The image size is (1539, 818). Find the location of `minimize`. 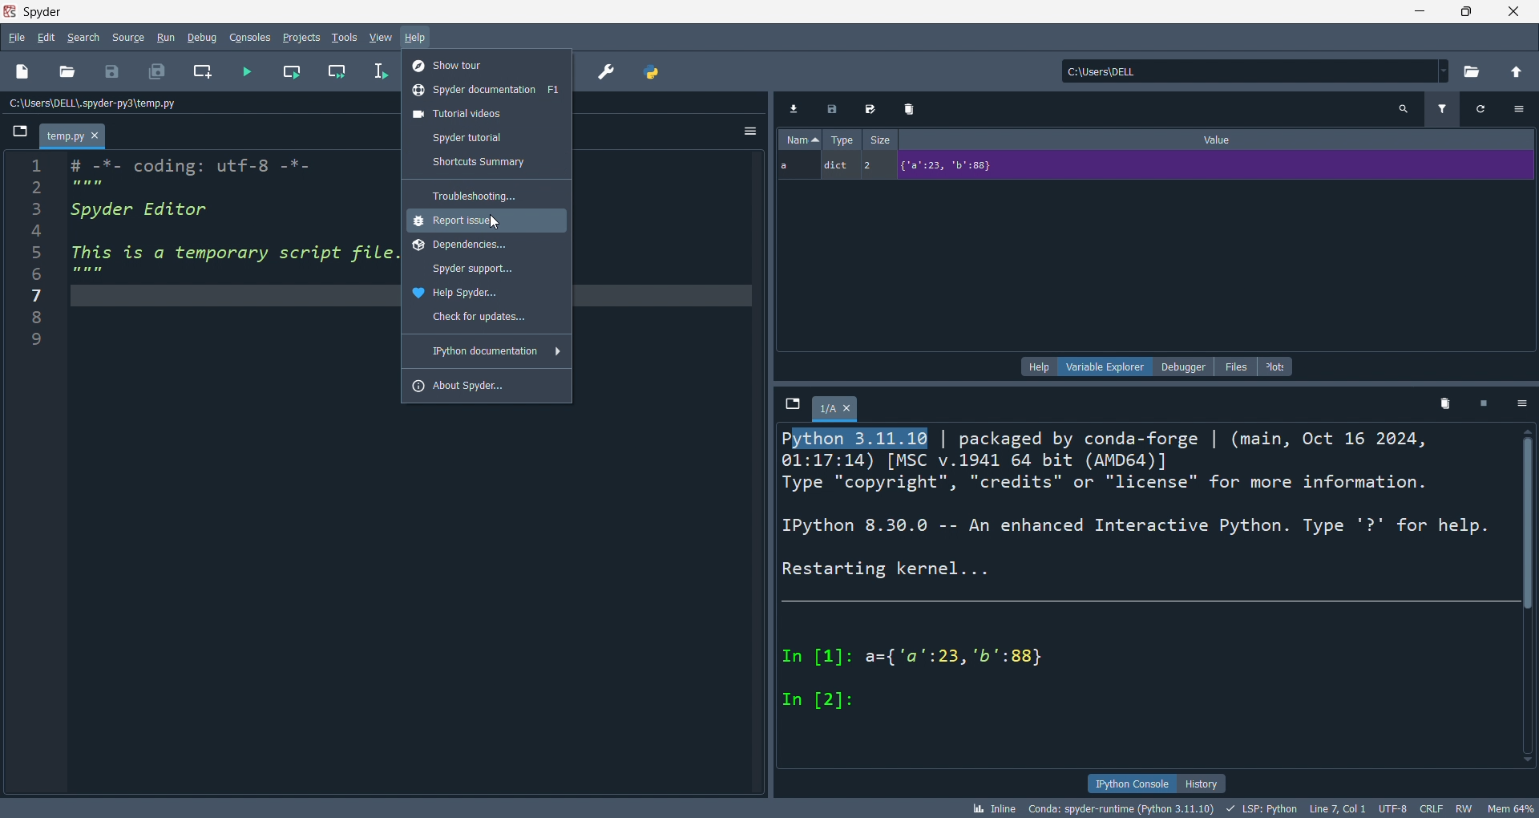

minimize is located at coordinates (1416, 12).